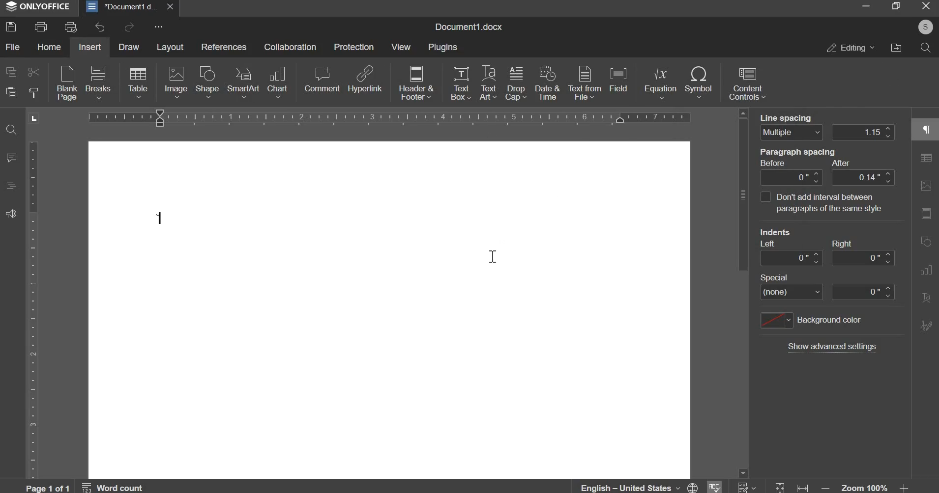 This screenshot has height=493, width=939. What do you see at coordinates (11, 129) in the screenshot?
I see `find` at bounding box center [11, 129].